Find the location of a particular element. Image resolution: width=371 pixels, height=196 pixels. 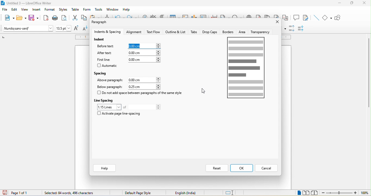

checkbox is located at coordinates (99, 65).